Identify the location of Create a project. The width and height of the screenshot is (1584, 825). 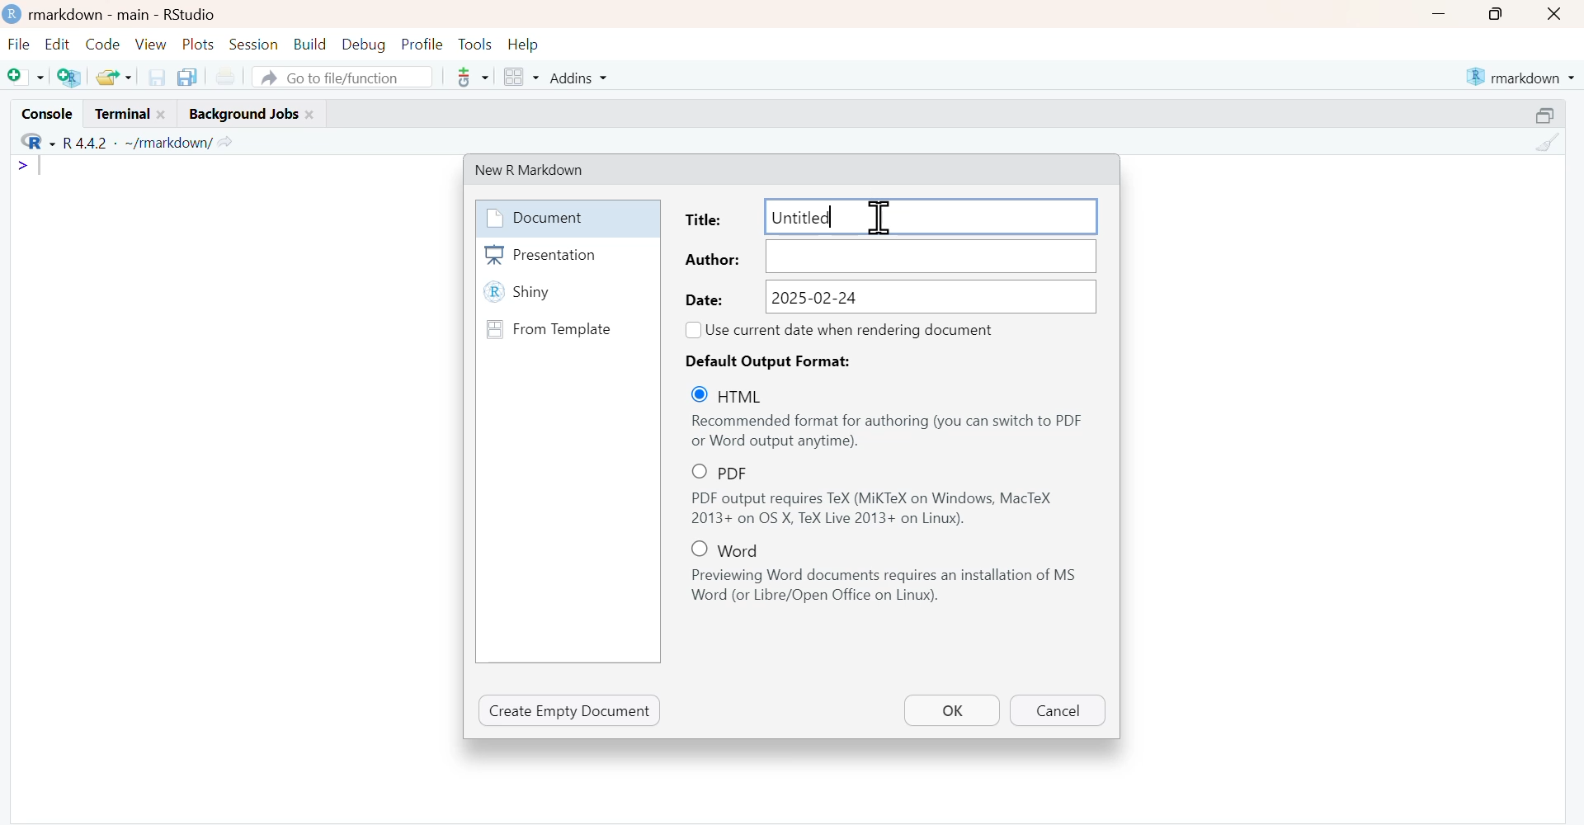
(69, 76).